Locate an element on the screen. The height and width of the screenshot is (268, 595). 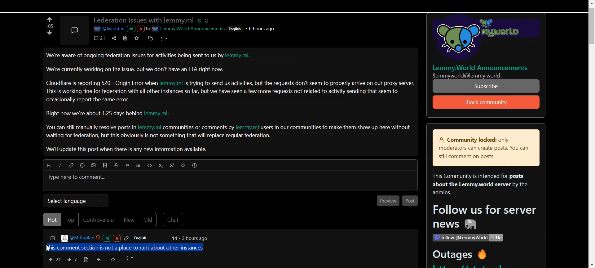
English is located at coordinates (145, 238).